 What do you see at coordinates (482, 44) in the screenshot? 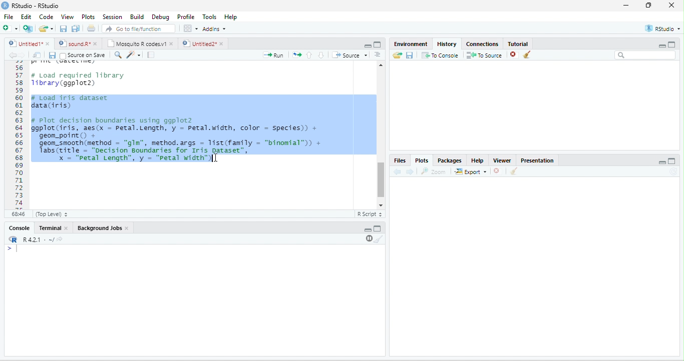
I see `Connections` at bounding box center [482, 44].